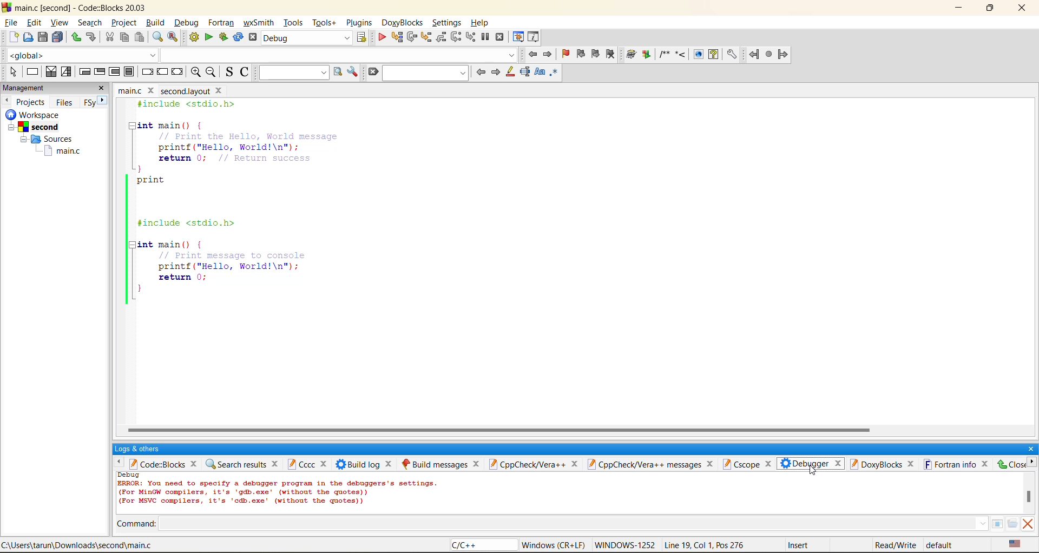 Image resolution: width=1039 pixels, height=553 pixels. Describe the element at coordinates (100, 71) in the screenshot. I see `exit condition loop` at that location.